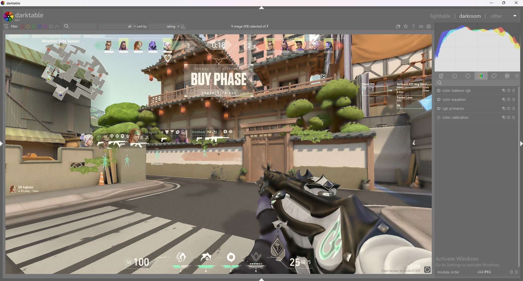 This screenshot has height=281, width=523. Describe the element at coordinates (262, 8) in the screenshot. I see `hide` at that location.